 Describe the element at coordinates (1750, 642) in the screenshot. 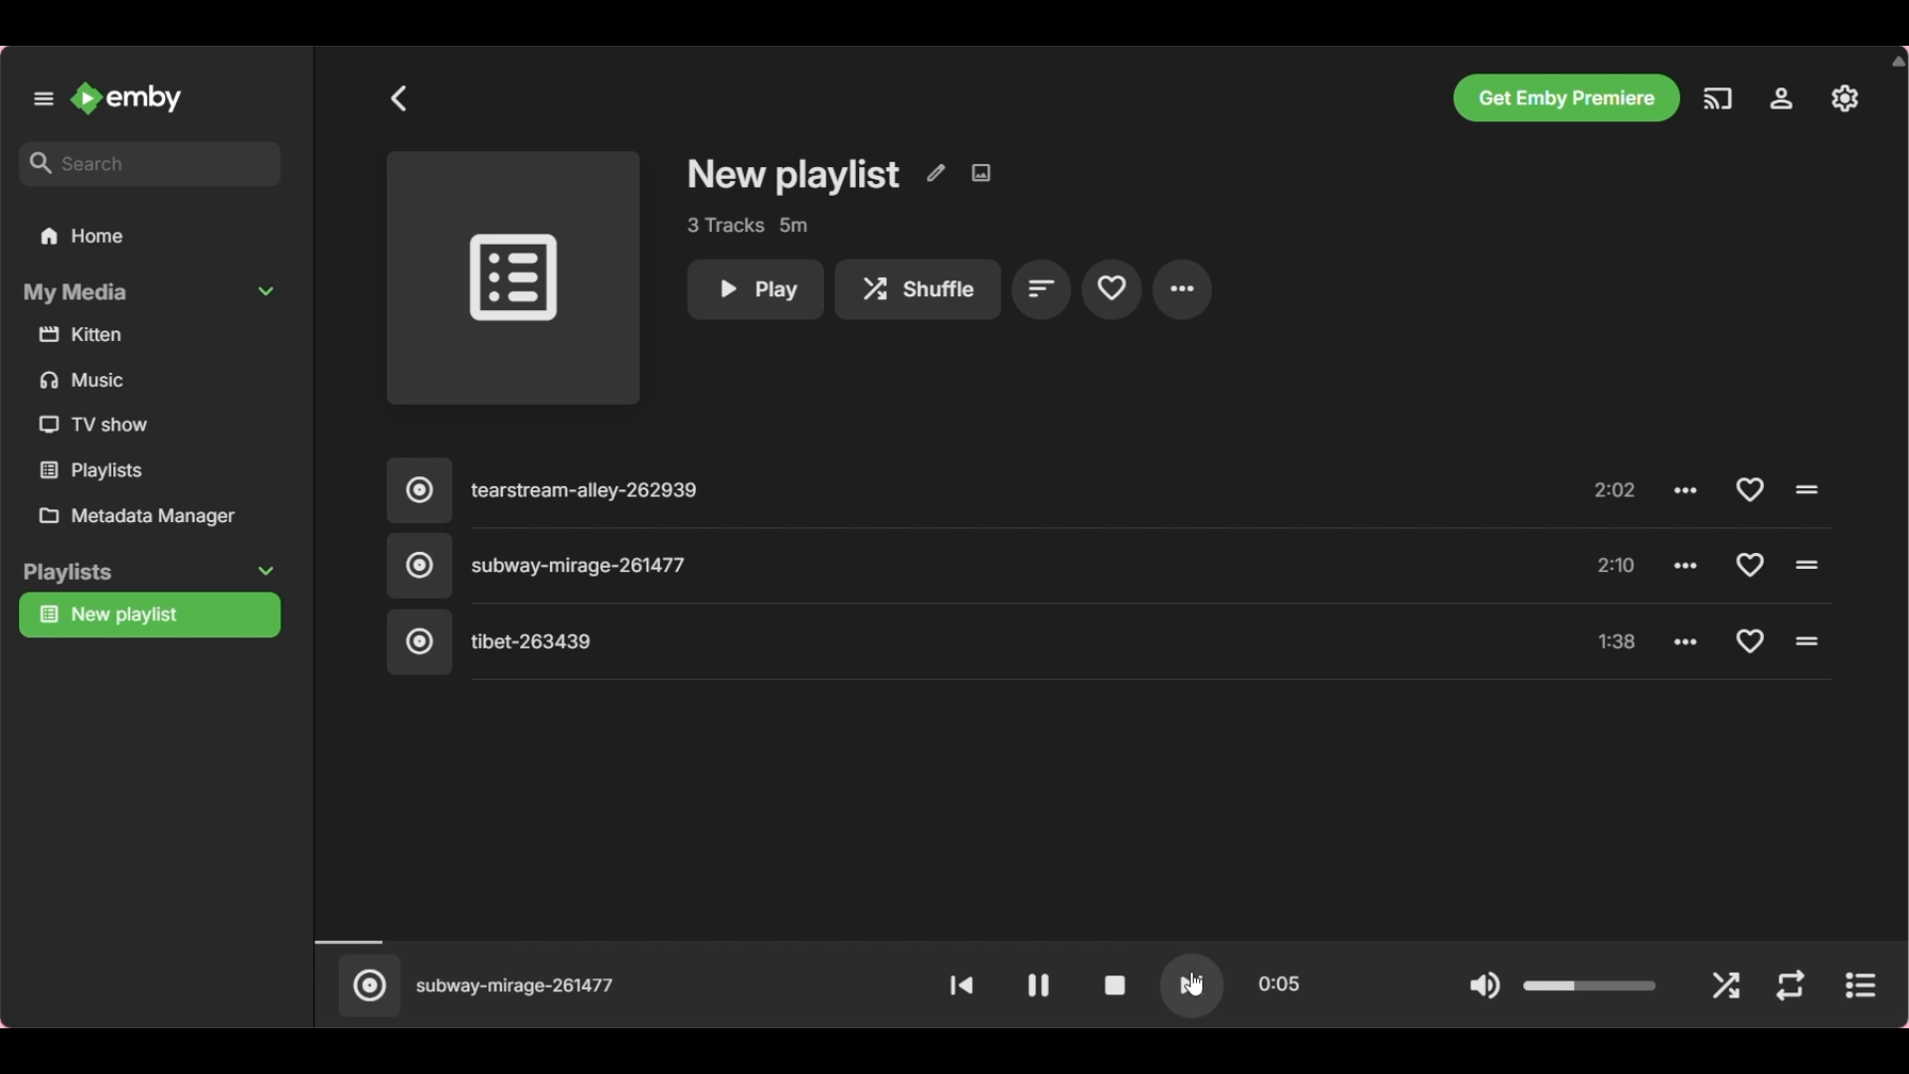

I see `Add to favorite` at that location.